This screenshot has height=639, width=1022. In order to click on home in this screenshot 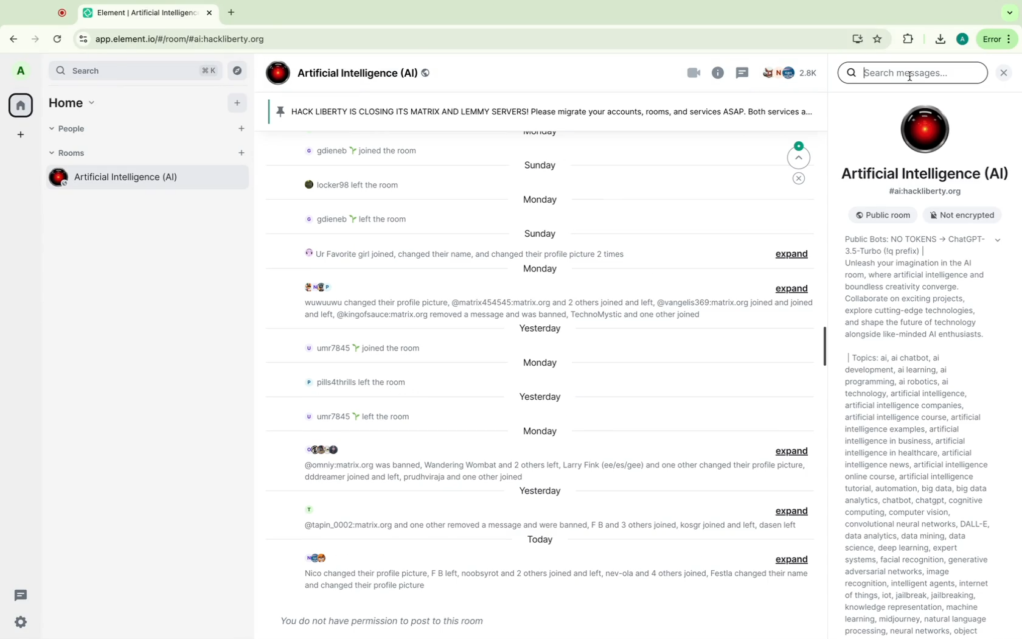, I will do `click(20, 105)`.